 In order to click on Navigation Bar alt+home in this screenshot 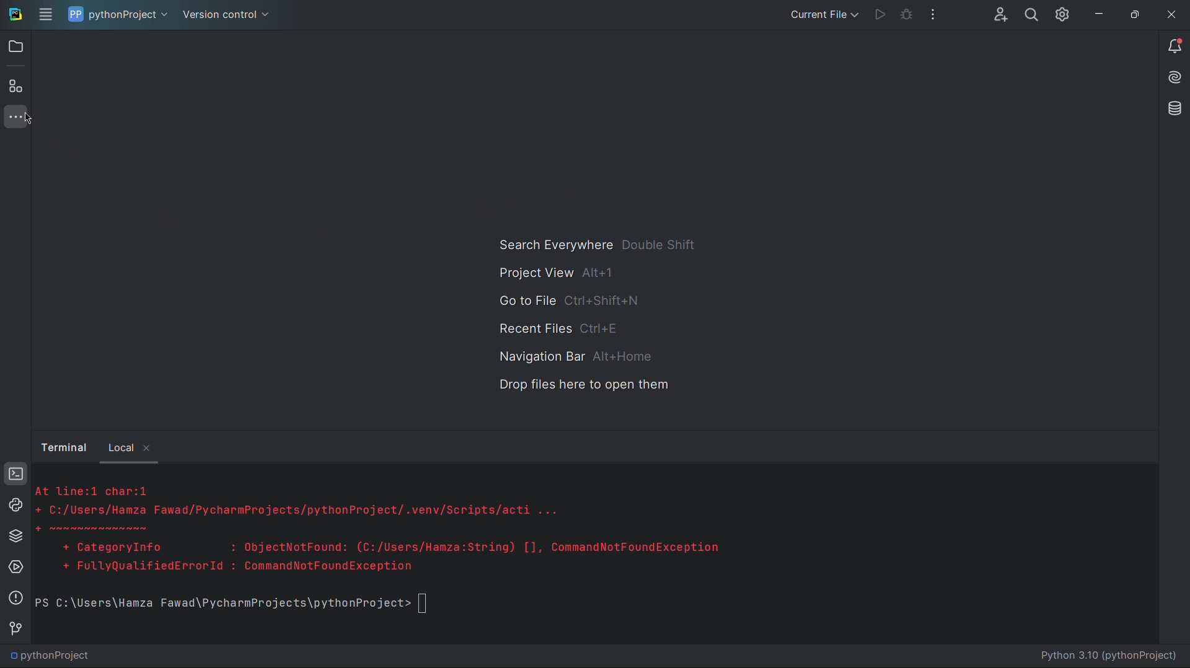, I will do `click(571, 356)`.